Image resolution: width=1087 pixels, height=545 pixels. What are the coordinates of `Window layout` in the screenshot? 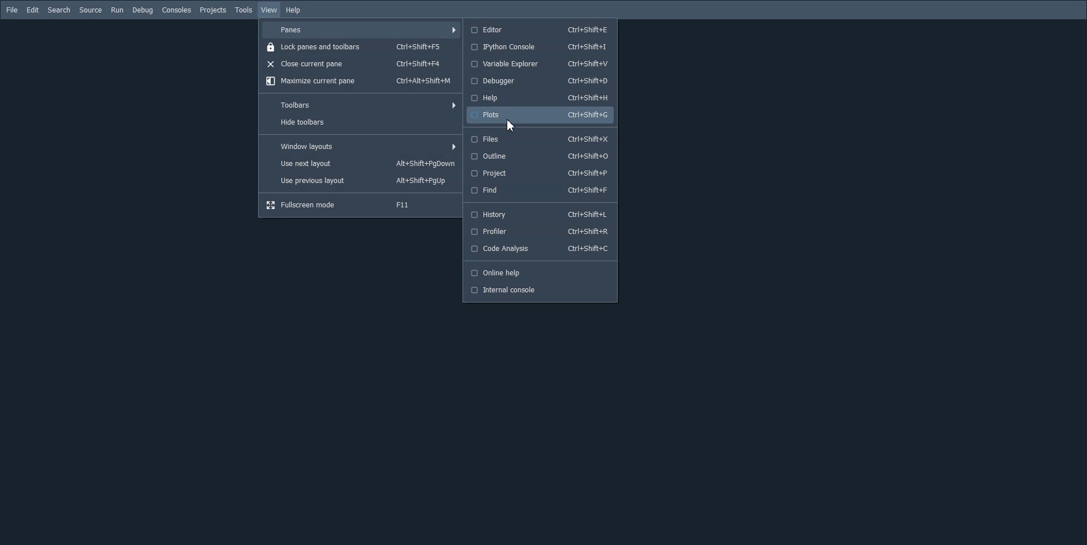 It's located at (361, 146).